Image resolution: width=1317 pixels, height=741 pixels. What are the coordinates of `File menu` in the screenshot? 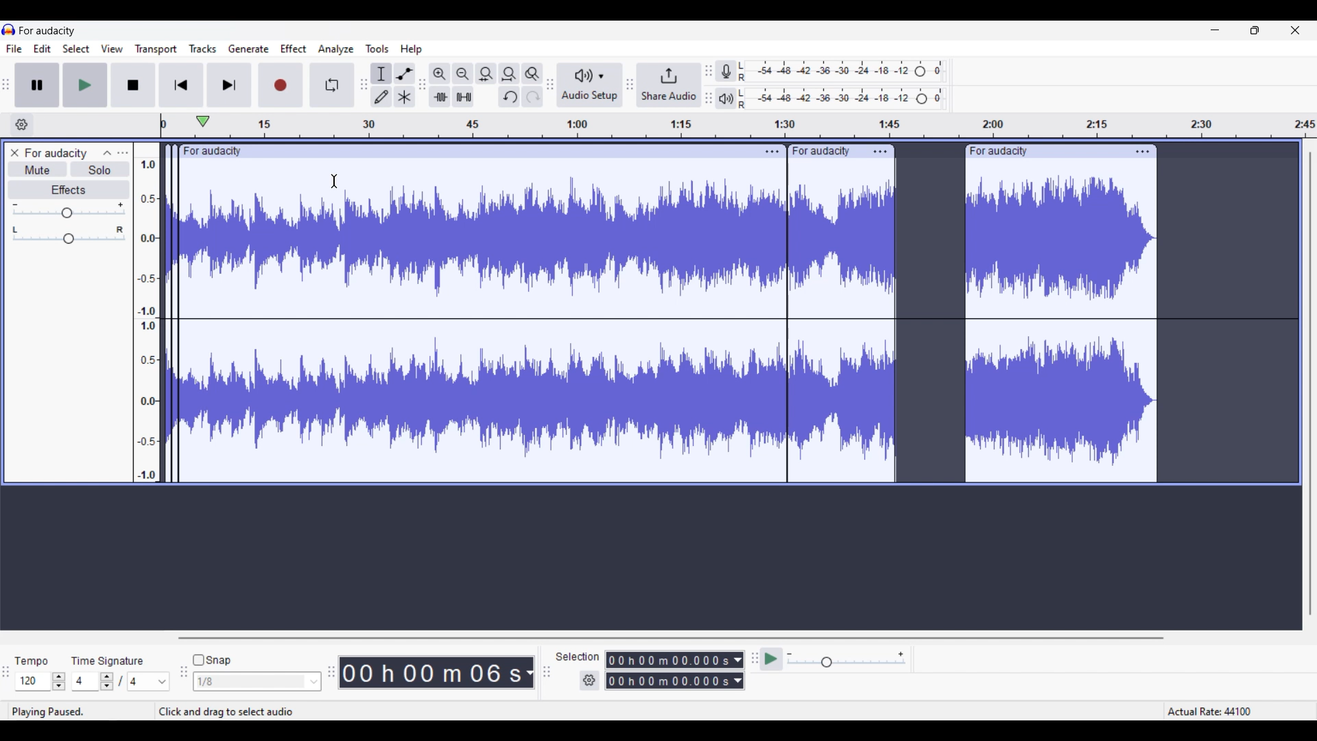 It's located at (14, 48).